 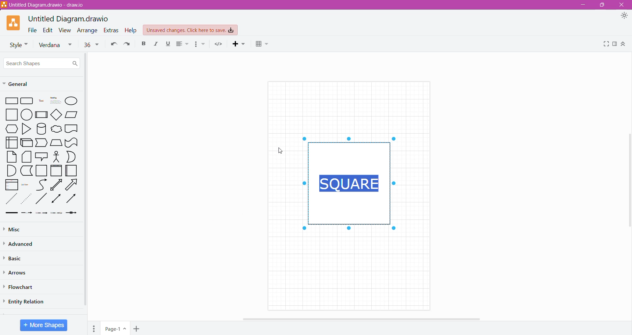 I want to click on Restore Down, so click(x=602, y=5).